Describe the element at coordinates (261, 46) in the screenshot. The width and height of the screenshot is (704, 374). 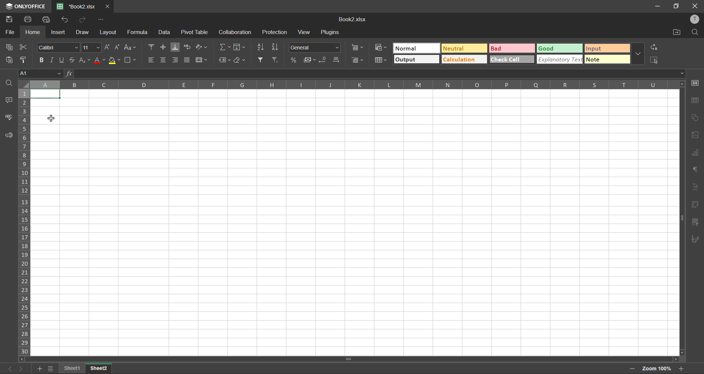
I see `sort ascending` at that location.